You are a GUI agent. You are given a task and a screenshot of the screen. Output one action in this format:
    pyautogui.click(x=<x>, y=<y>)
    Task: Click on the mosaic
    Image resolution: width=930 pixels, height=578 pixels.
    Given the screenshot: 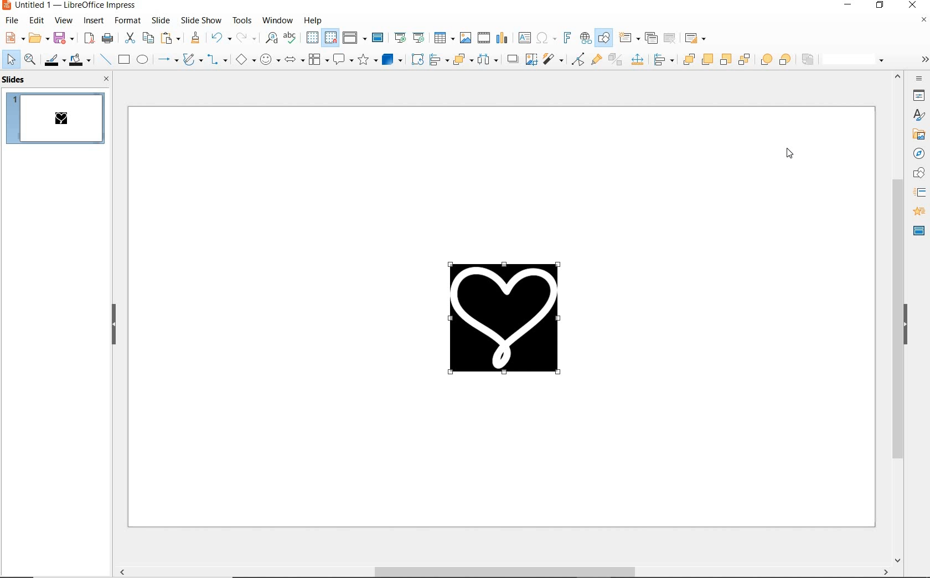 What is the action you would take?
    pyautogui.click(x=918, y=227)
    